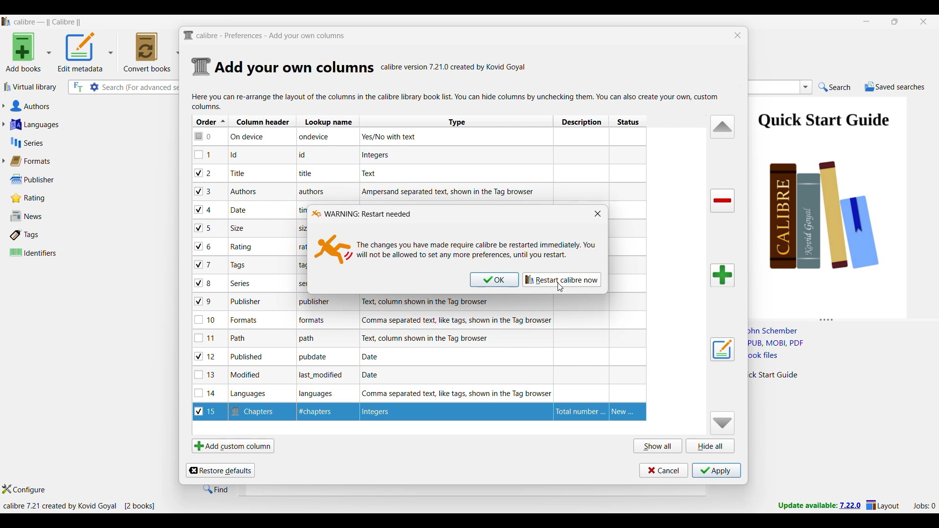 Image resolution: width=939 pixels, height=528 pixels. Describe the element at coordinates (664, 470) in the screenshot. I see `Cancel` at that location.